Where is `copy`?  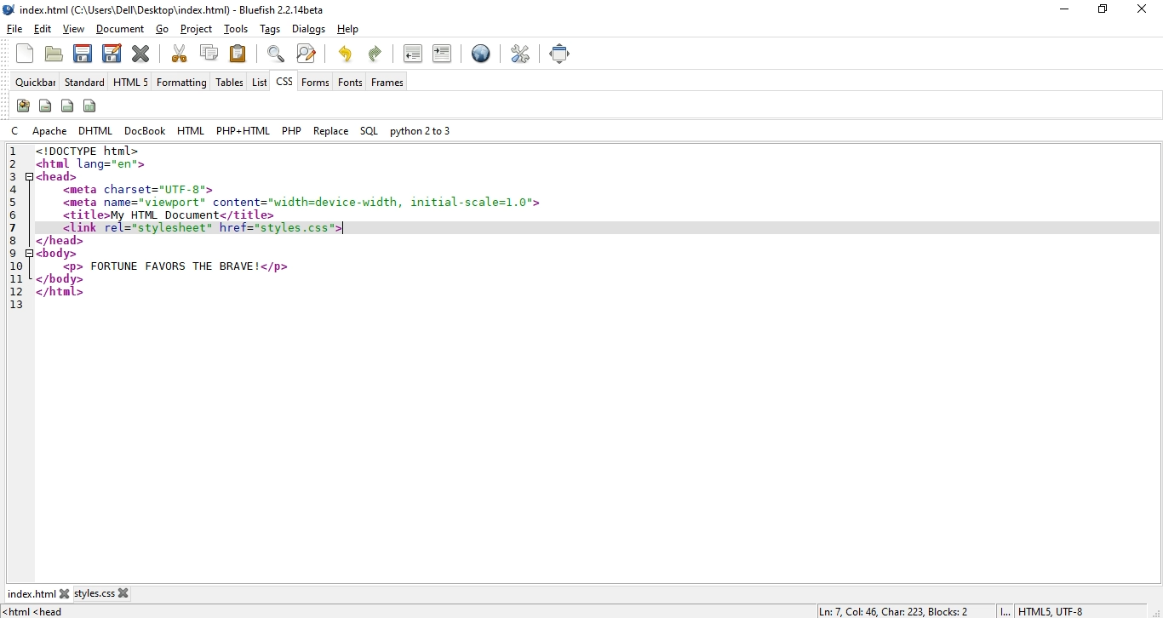 copy is located at coordinates (209, 52).